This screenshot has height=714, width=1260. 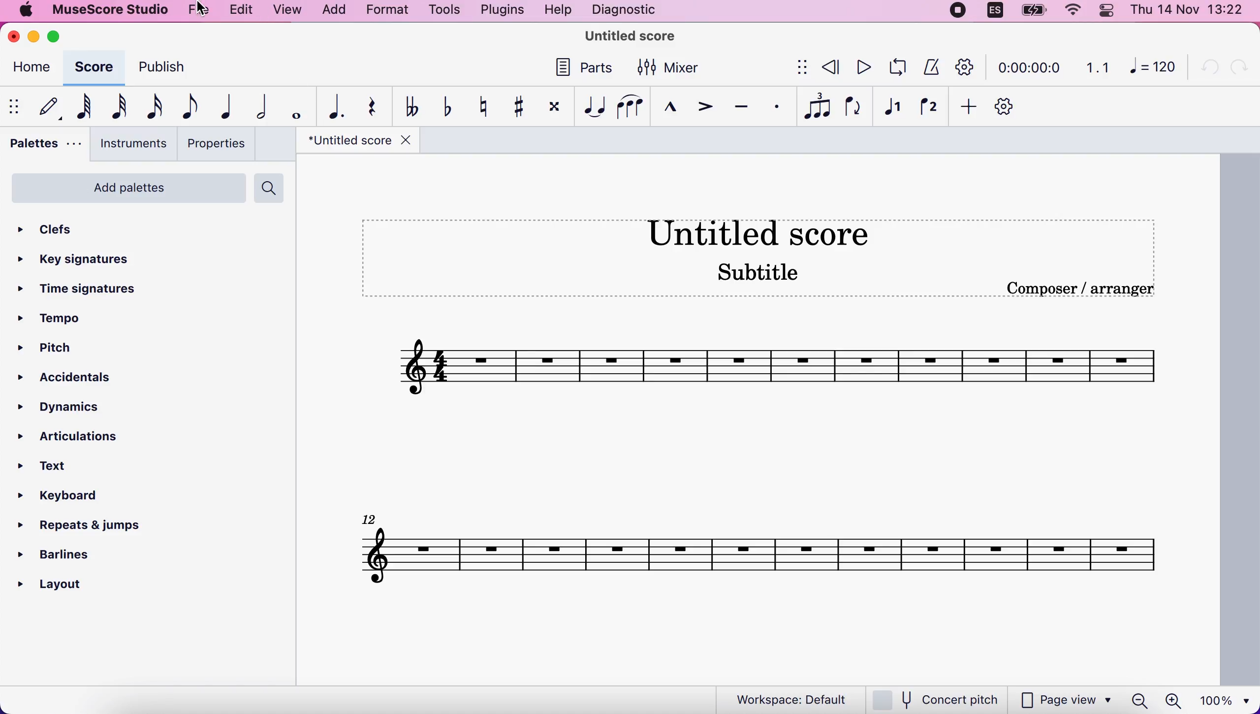 I want to click on staccato, so click(x=774, y=108).